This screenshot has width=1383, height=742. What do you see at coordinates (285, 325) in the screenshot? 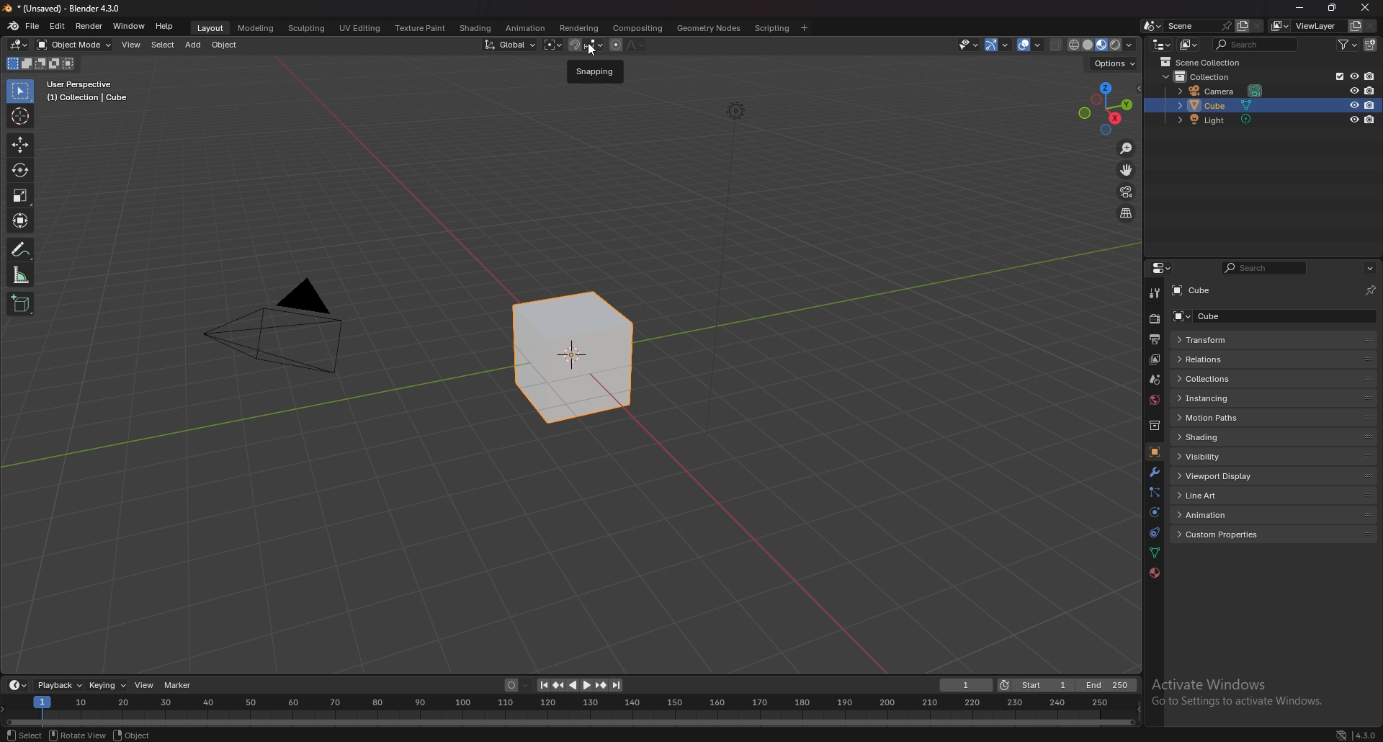
I see `camera` at bounding box center [285, 325].